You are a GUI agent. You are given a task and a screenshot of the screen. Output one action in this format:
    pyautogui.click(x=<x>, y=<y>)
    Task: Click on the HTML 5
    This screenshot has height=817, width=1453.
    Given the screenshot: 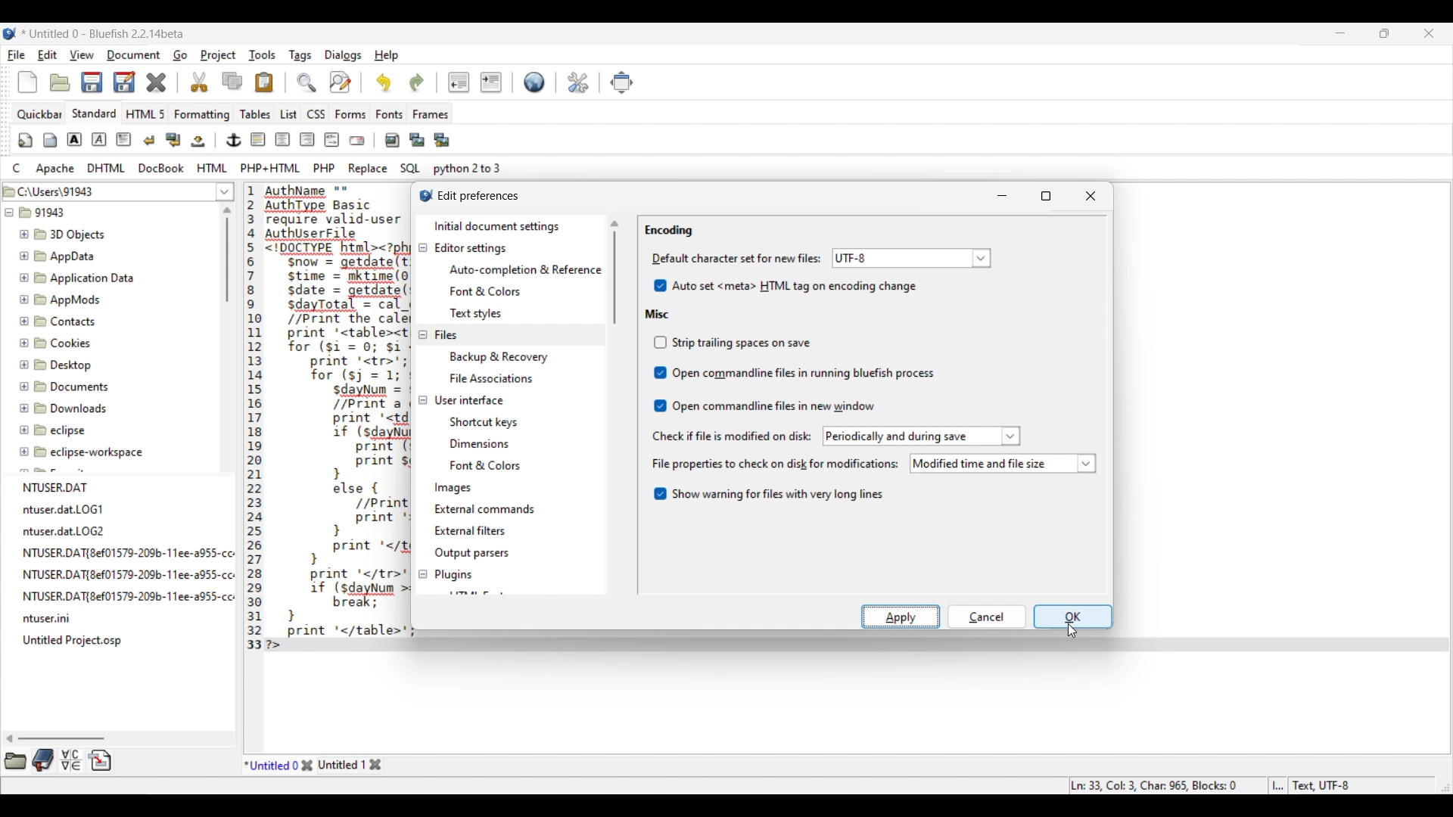 What is the action you would take?
    pyautogui.click(x=145, y=113)
    